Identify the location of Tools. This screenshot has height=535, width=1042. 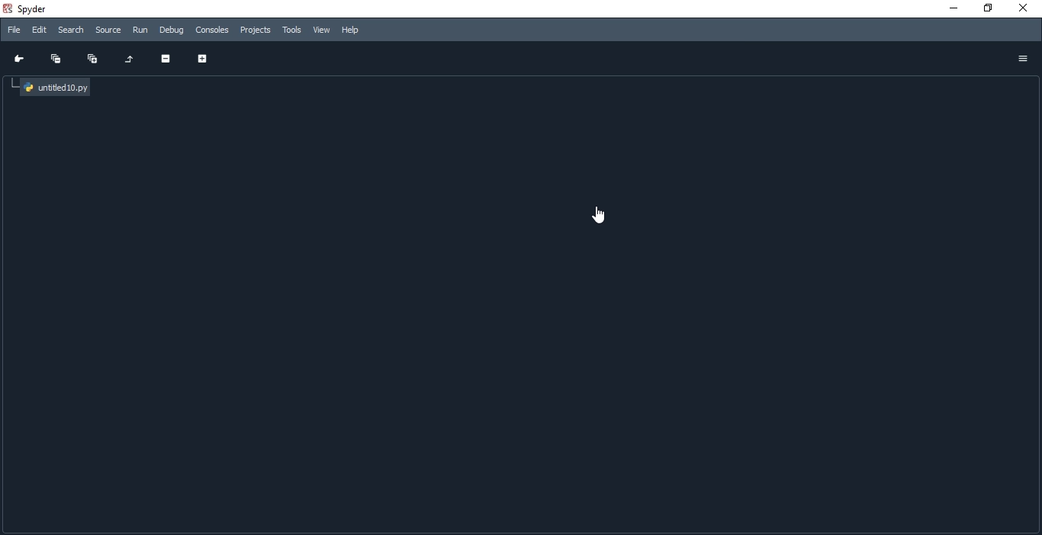
(291, 29).